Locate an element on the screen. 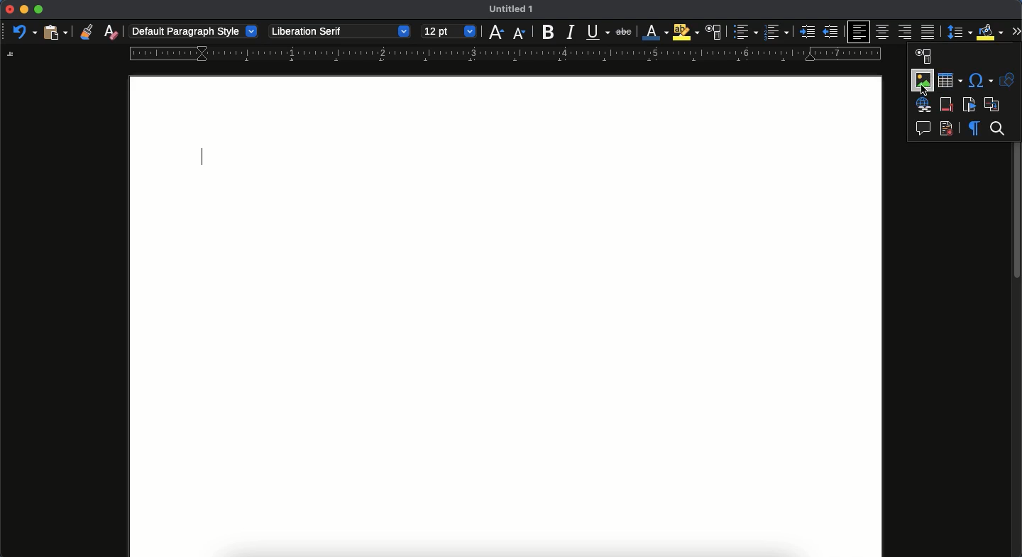 The width and height of the screenshot is (1022, 557). special character is located at coordinates (980, 79).